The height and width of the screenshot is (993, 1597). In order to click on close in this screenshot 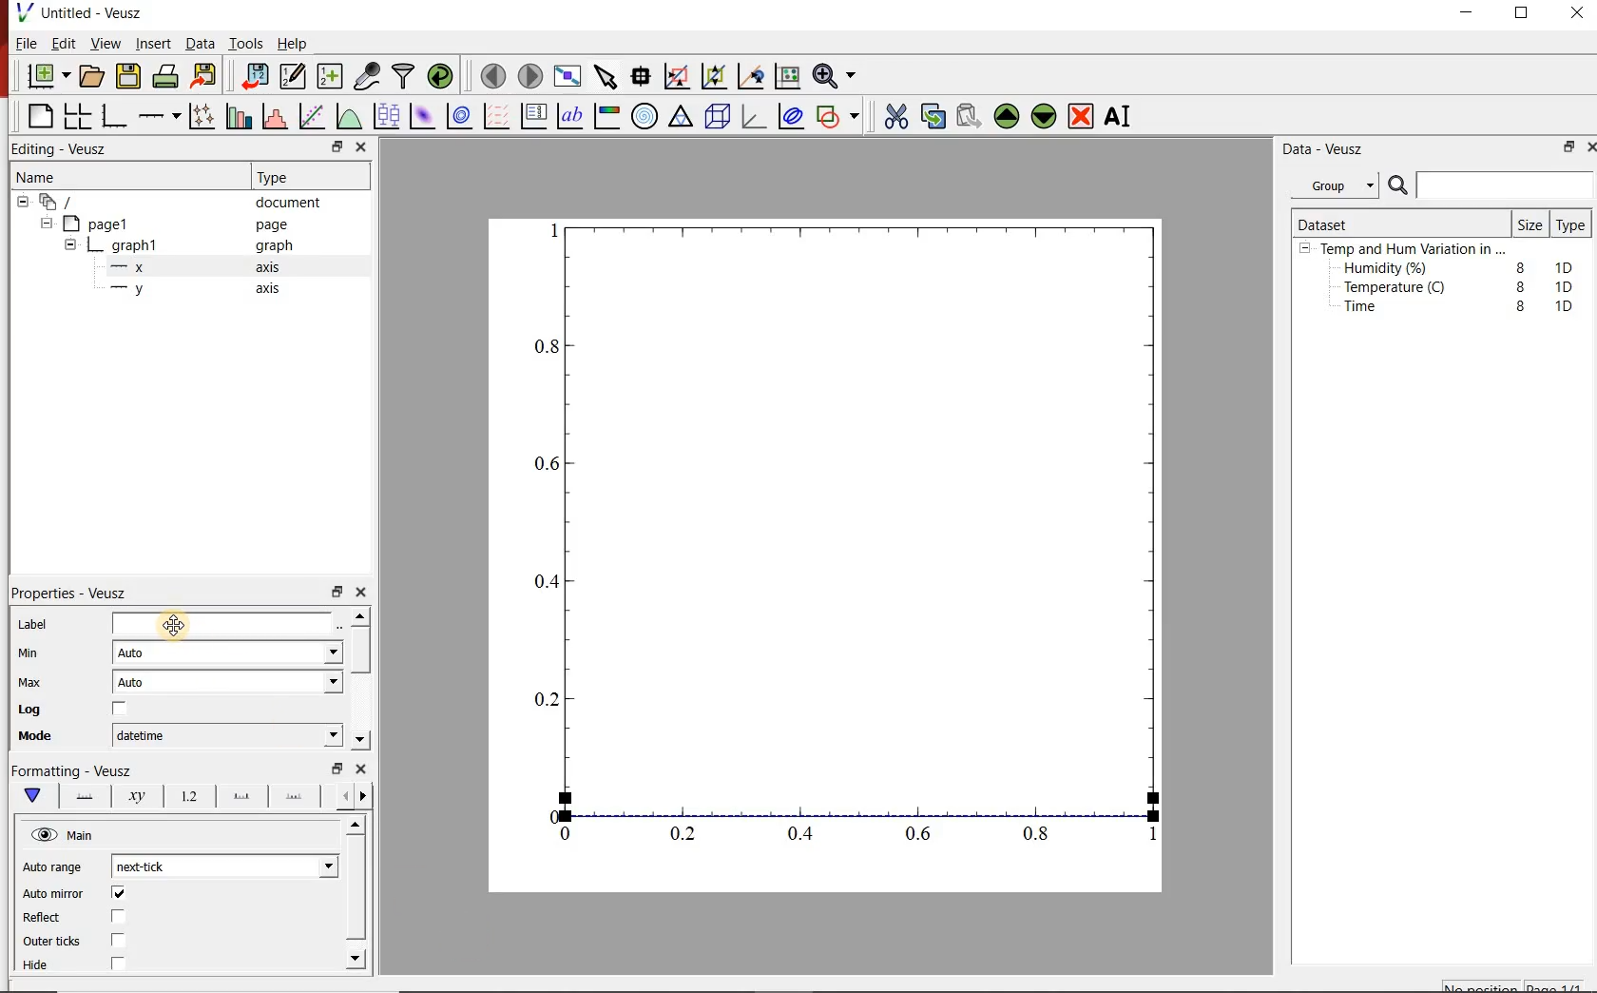, I will do `click(367, 593)`.